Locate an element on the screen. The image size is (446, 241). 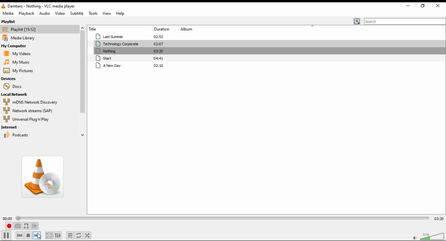
subtitle is located at coordinates (78, 14).